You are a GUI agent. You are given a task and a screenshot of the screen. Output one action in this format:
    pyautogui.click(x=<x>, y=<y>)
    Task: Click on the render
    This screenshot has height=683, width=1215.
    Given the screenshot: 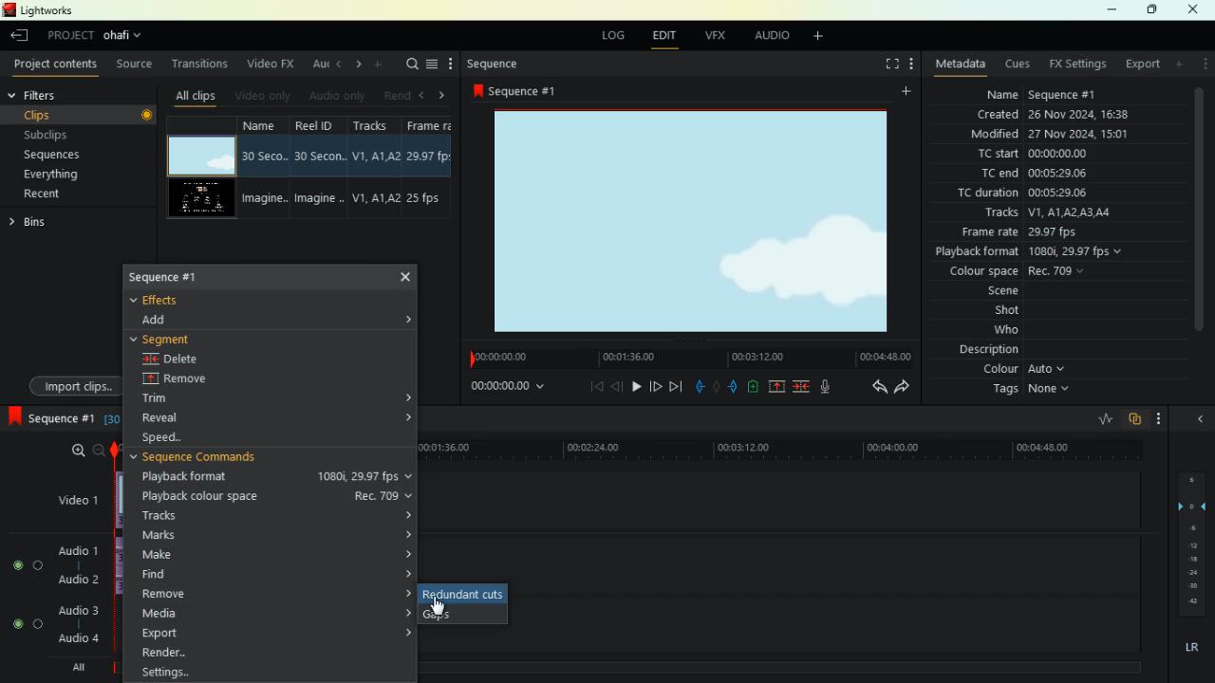 What is the action you would take?
    pyautogui.click(x=272, y=655)
    